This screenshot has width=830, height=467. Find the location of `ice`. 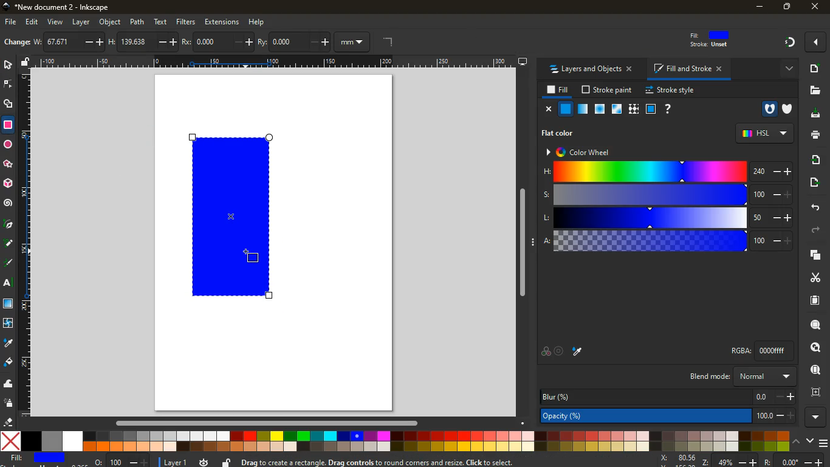

ice is located at coordinates (600, 108).